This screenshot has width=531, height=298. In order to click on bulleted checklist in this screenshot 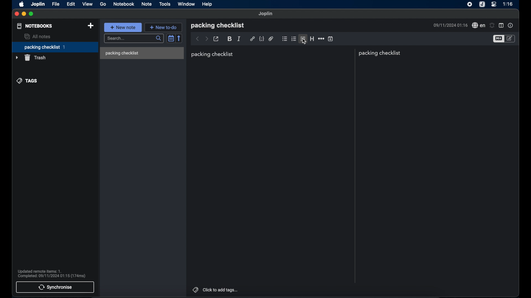, I will do `click(303, 39)`.